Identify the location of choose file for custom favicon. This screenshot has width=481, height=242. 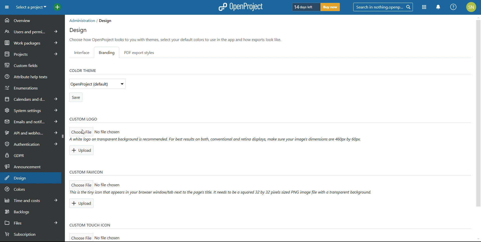
(81, 184).